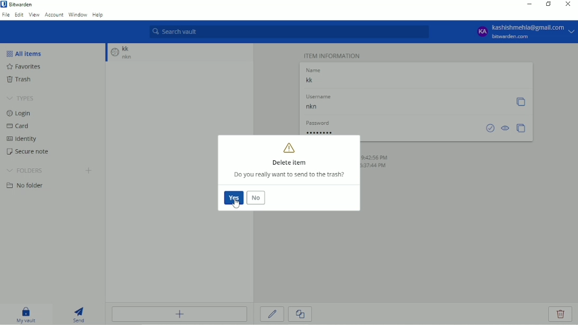  Describe the element at coordinates (20, 79) in the screenshot. I see `Trash` at that location.